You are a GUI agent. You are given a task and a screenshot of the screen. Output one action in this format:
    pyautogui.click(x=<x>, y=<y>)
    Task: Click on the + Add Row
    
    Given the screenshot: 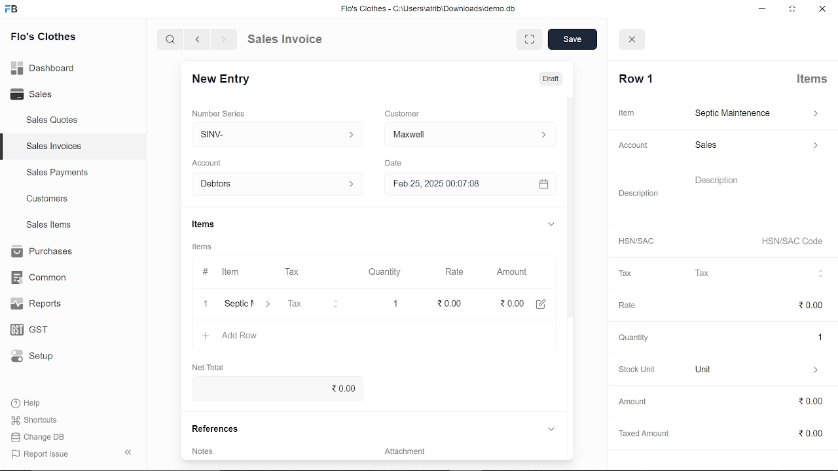 What is the action you would take?
    pyautogui.click(x=234, y=336)
    